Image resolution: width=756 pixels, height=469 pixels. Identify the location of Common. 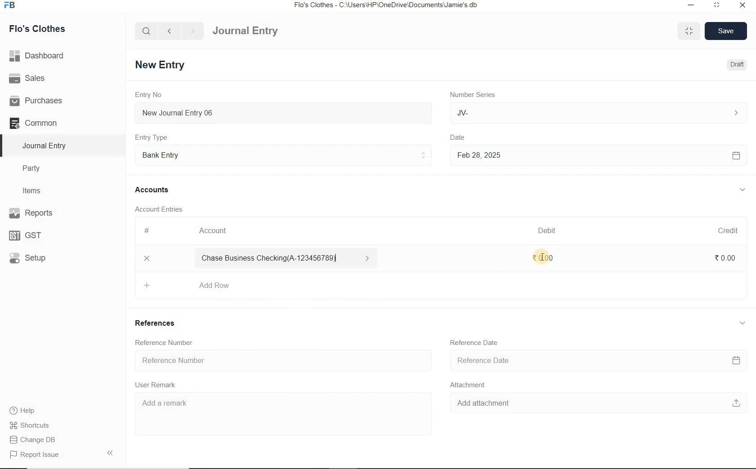
(44, 123).